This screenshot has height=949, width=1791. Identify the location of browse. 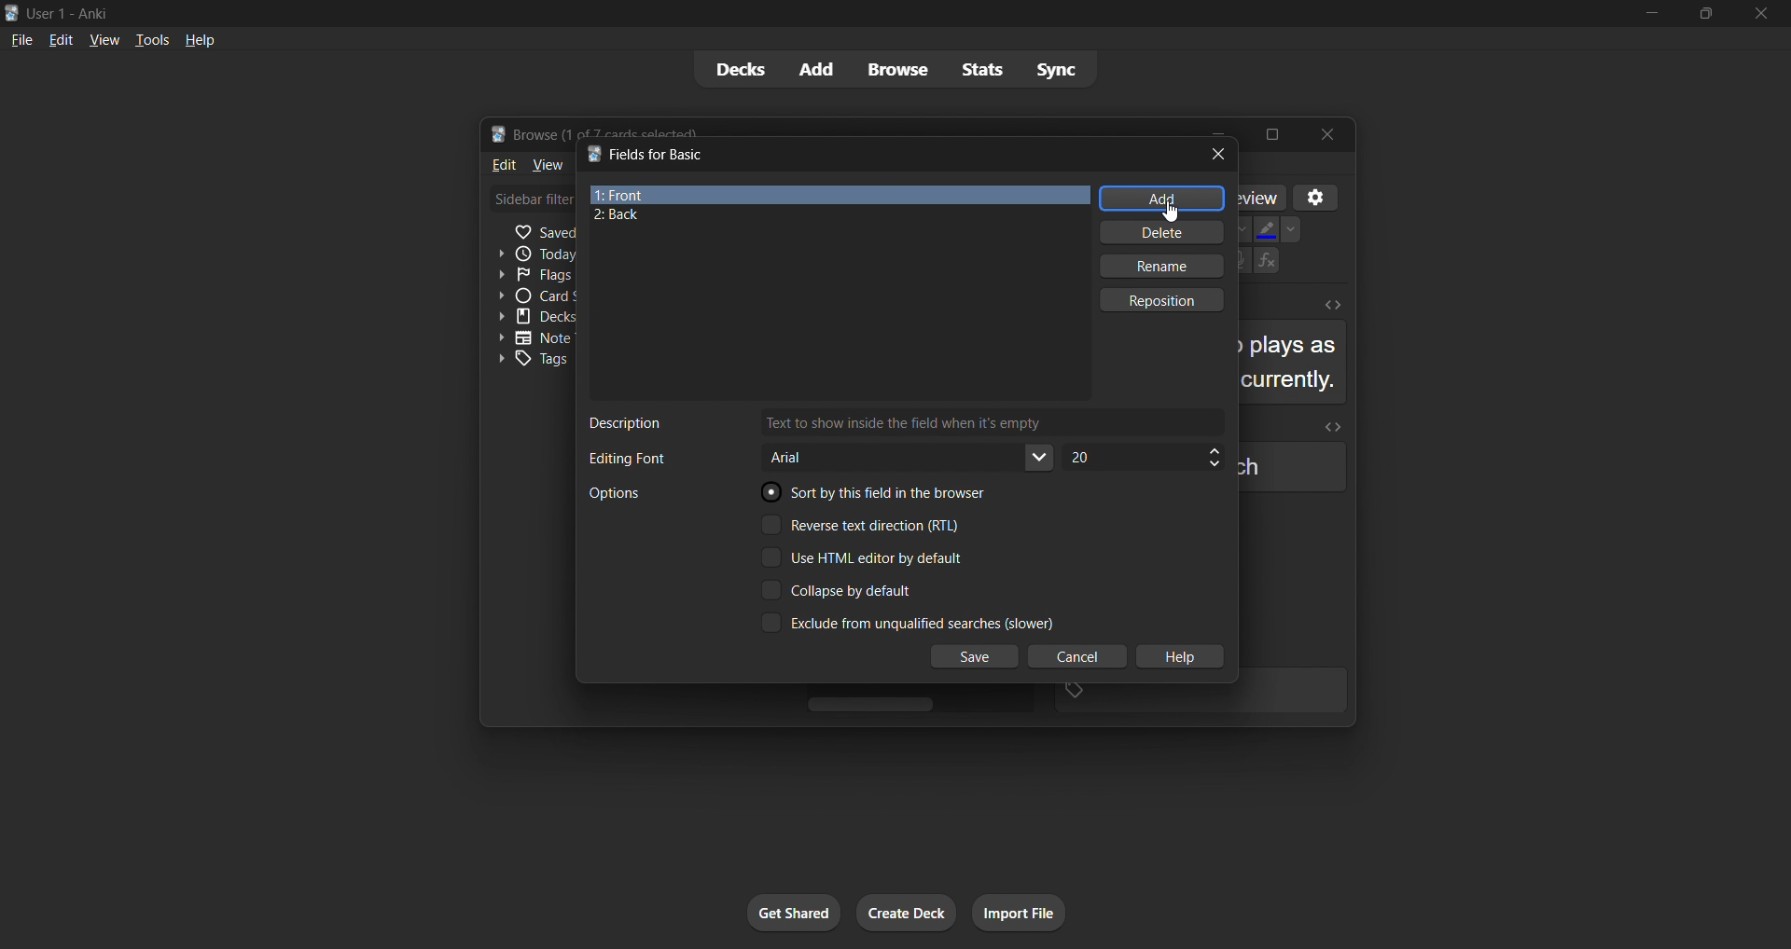
(899, 71).